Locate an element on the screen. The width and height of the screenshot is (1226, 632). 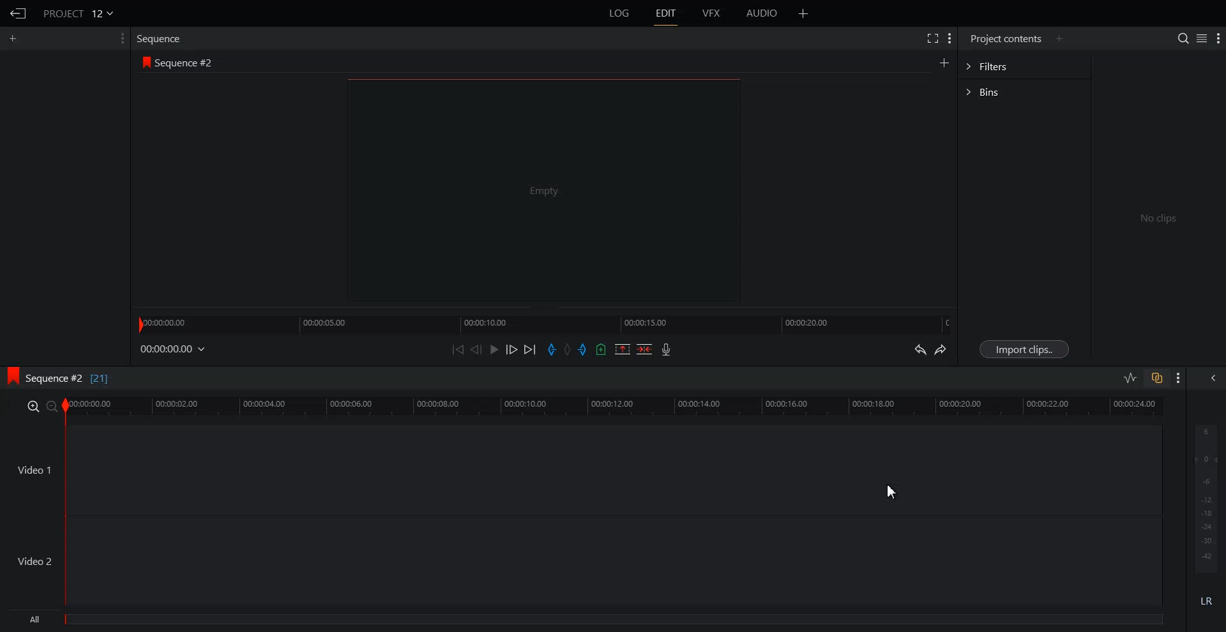
Video 2 is located at coordinates (583, 562).